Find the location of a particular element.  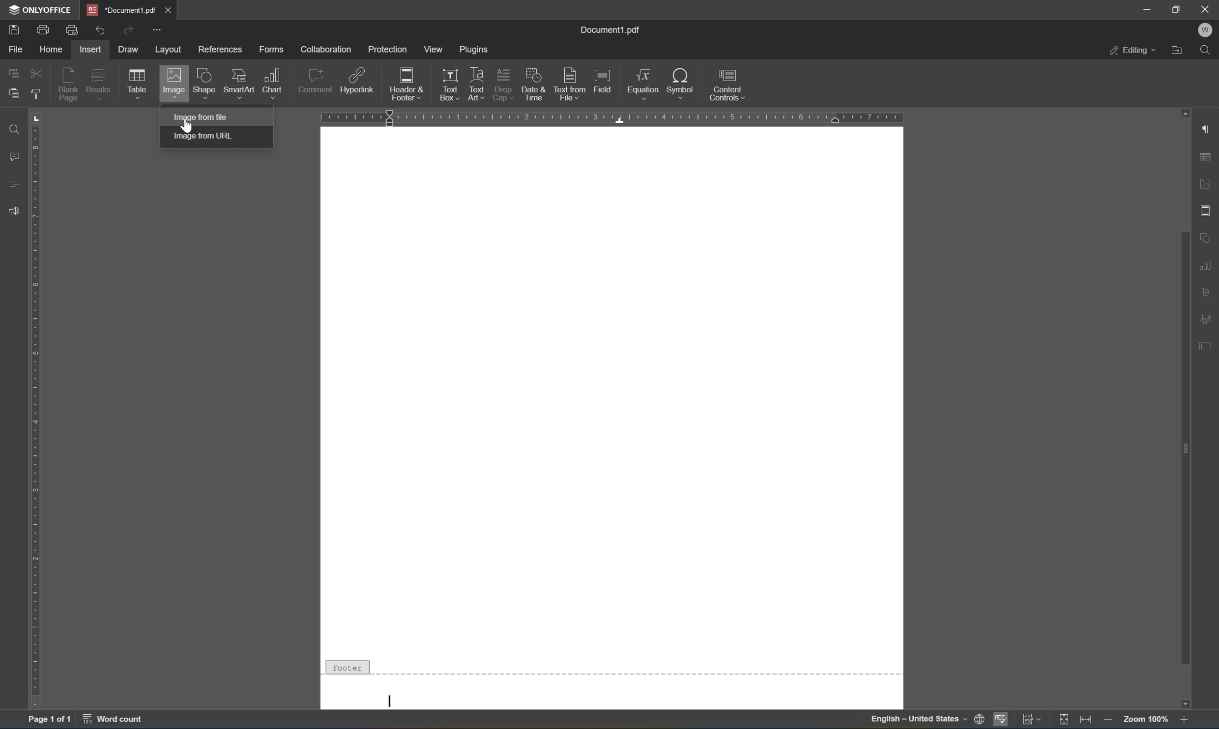

headings is located at coordinates (13, 184).